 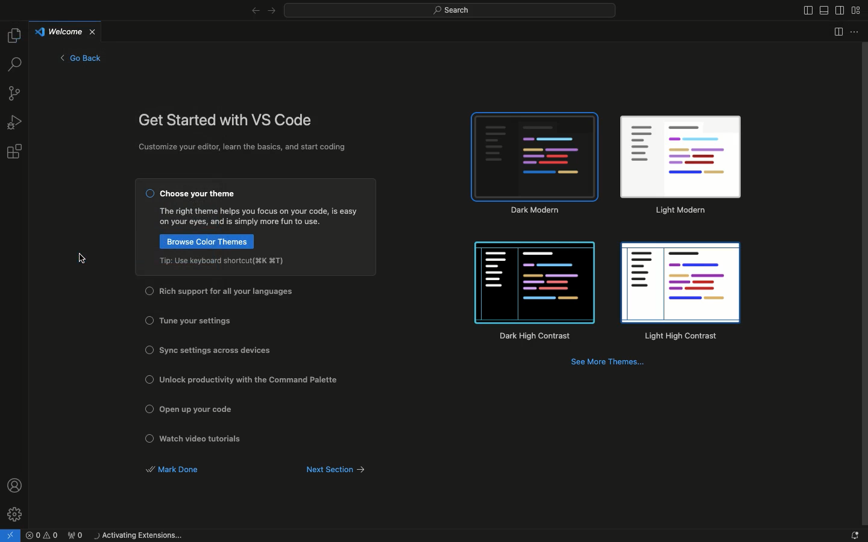 What do you see at coordinates (272, 11) in the screenshot?
I see `forward` at bounding box center [272, 11].